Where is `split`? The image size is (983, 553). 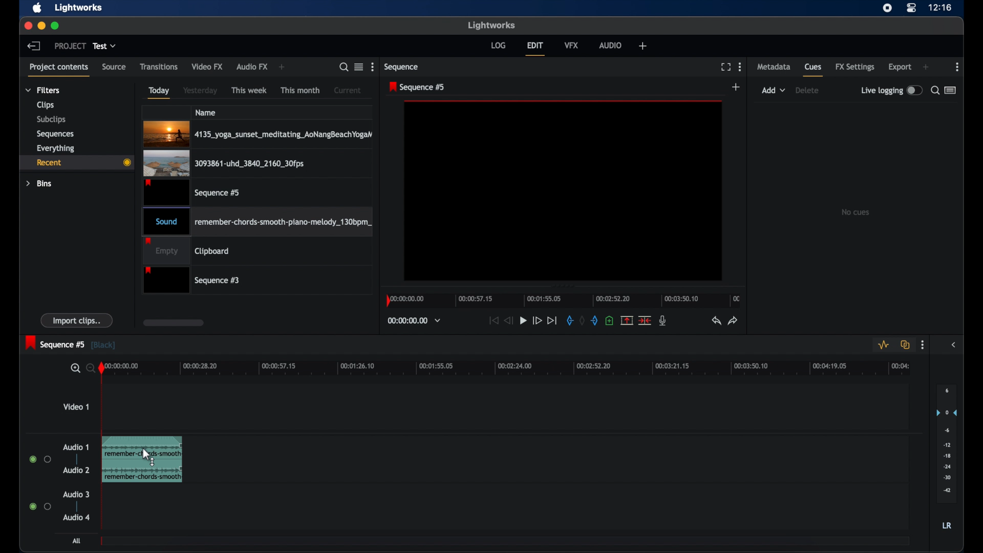 split is located at coordinates (627, 320).